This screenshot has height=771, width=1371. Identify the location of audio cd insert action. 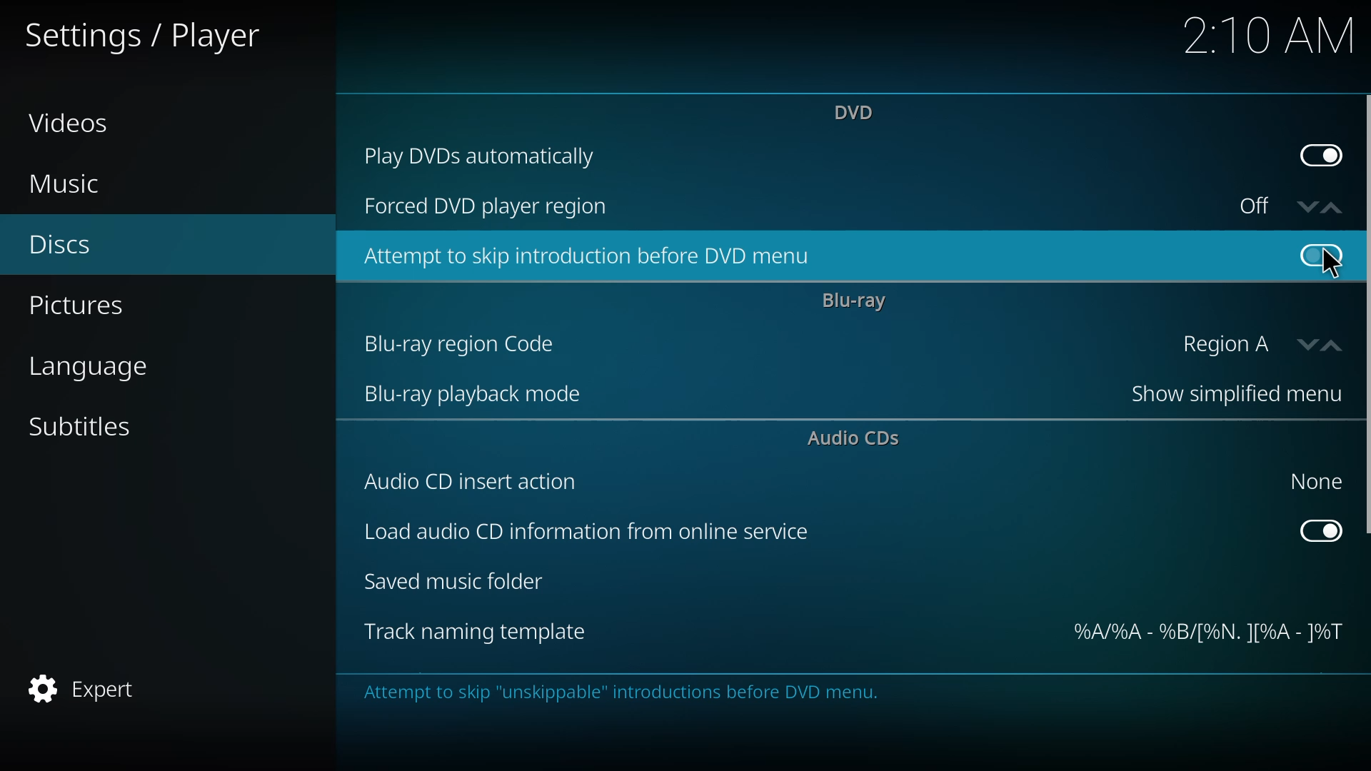
(471, 480).